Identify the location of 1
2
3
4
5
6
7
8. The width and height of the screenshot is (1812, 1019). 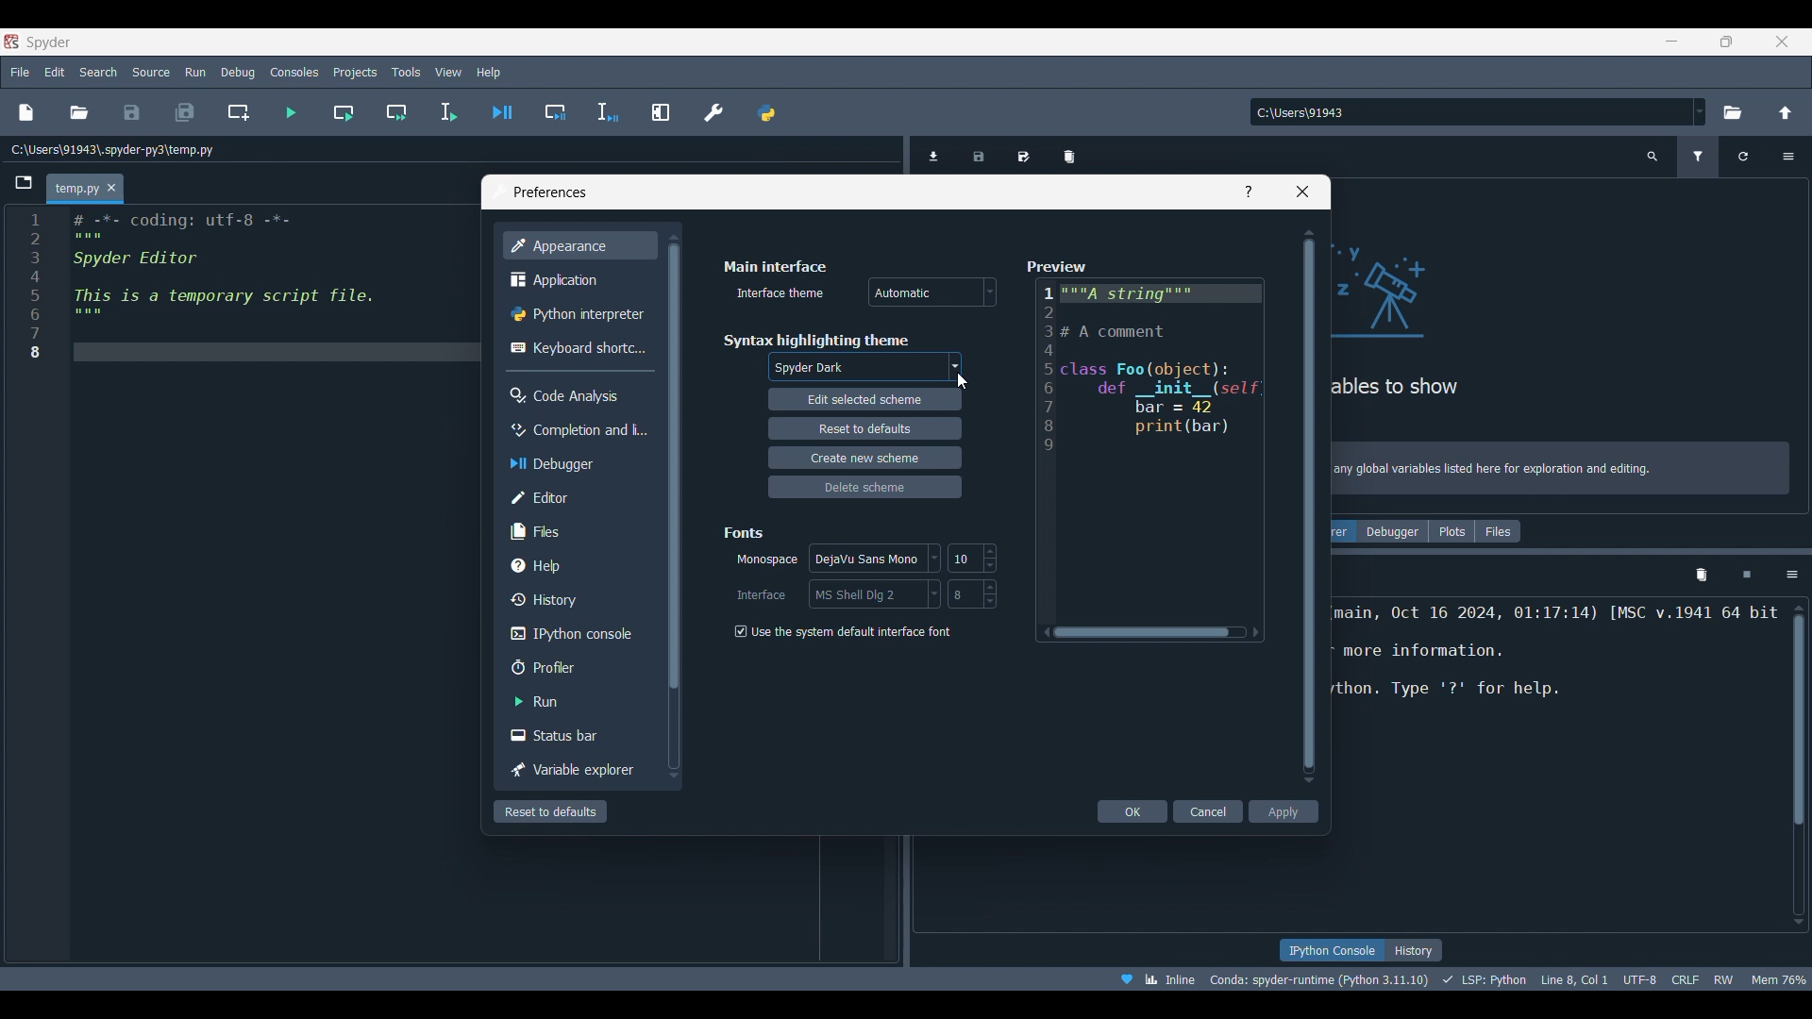
(35, 289).